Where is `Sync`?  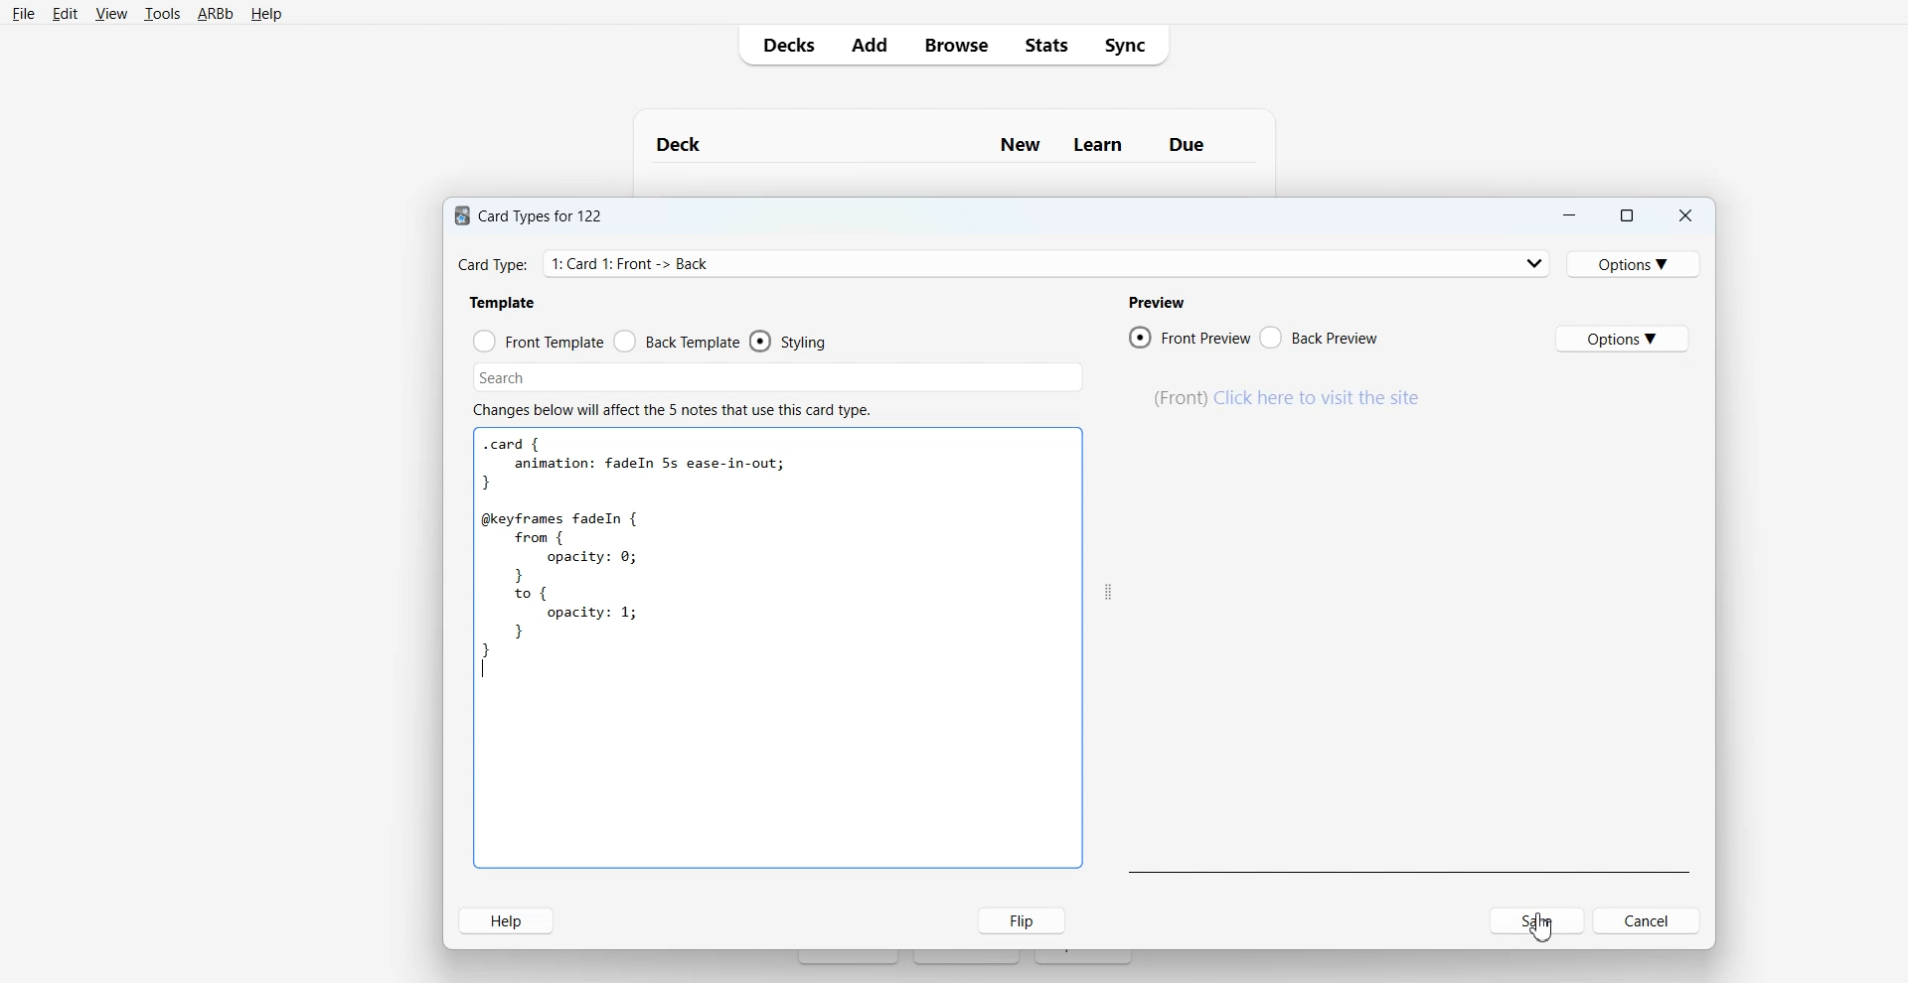 Sync is located at coordinates (1130, 43).